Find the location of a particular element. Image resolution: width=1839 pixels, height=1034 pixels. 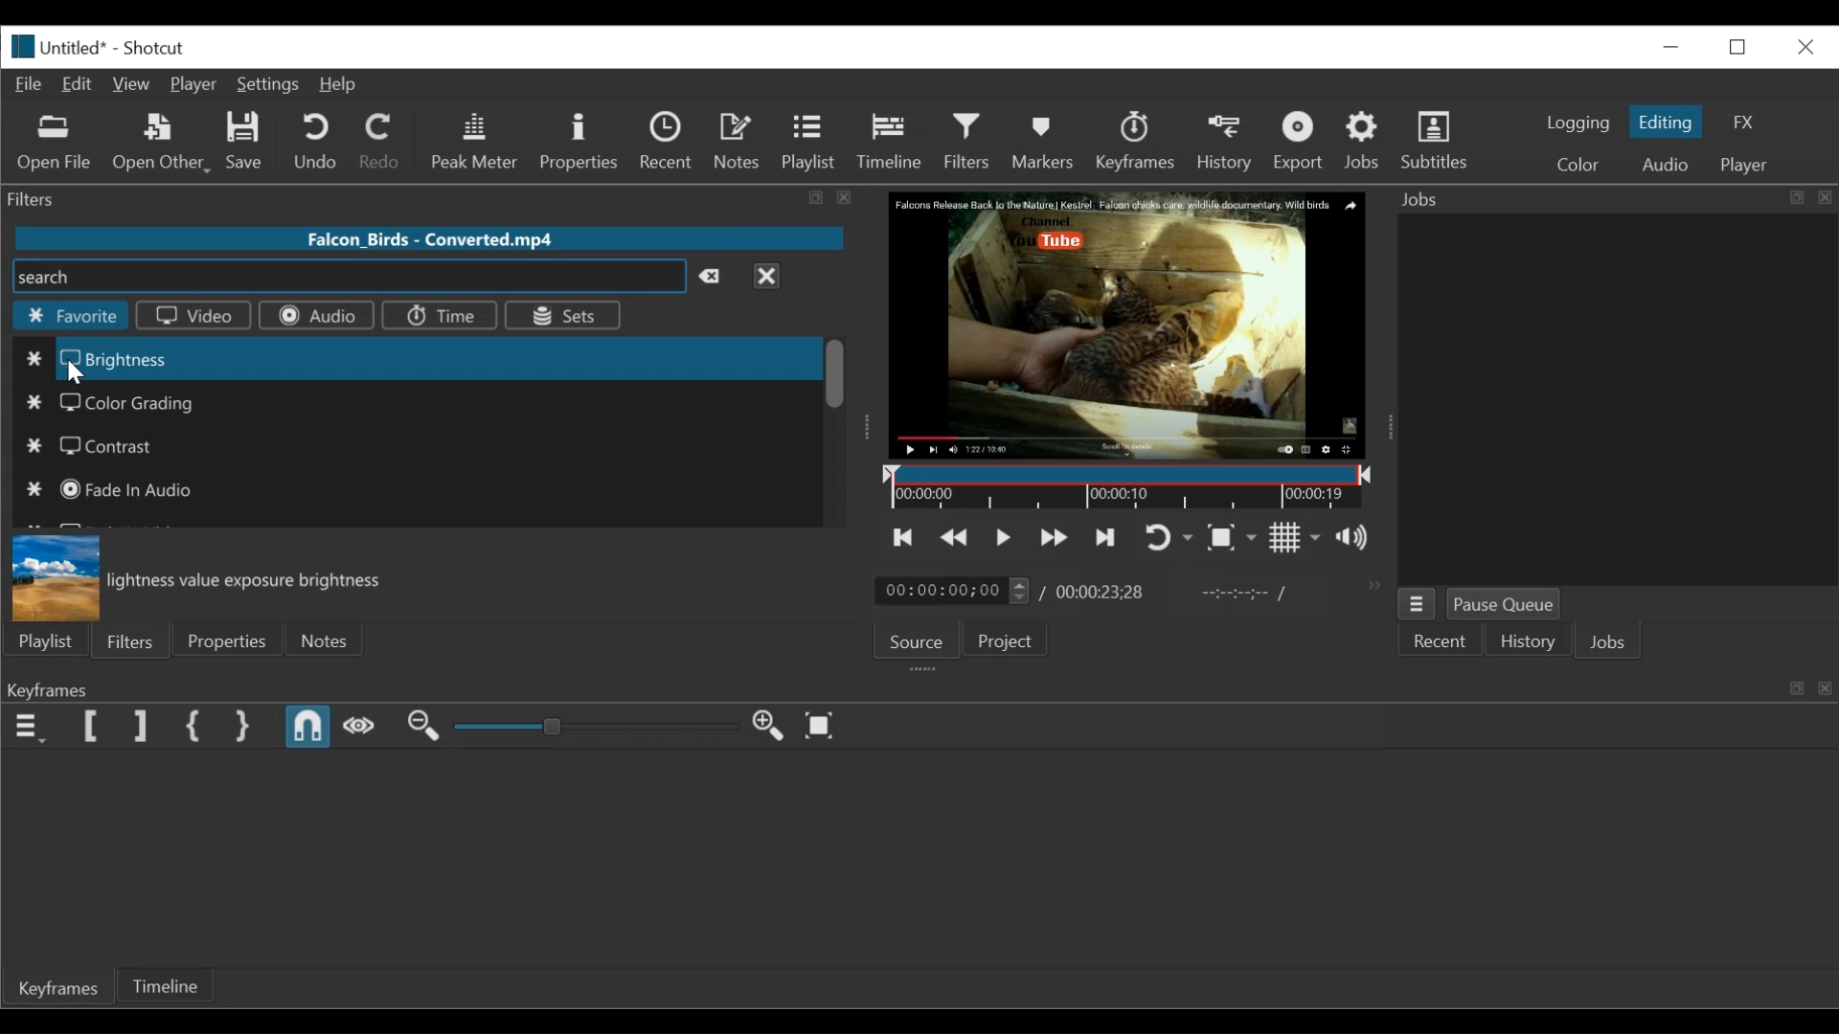

Shotcut is located at coordinates (157, 48).